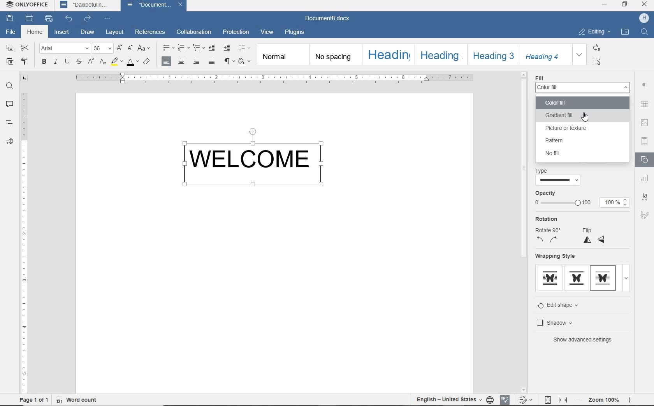  Describe the element at coordinates (167, 61) in the screenshot. I see `ALIGN LEFT` at that location.